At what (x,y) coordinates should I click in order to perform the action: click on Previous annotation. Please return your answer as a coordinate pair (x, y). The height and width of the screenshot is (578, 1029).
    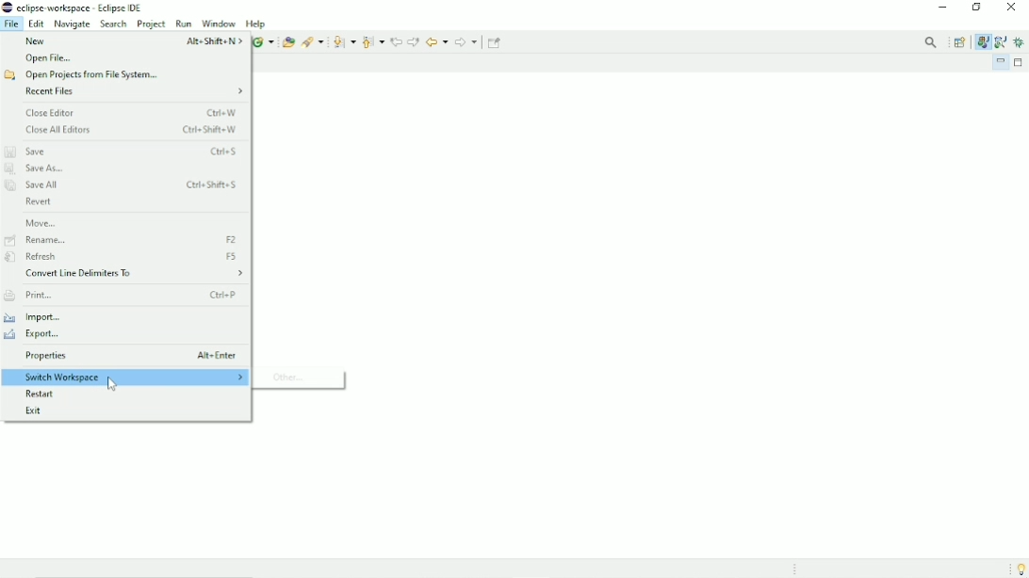
    Looking at the image, I should click on (372, 41).